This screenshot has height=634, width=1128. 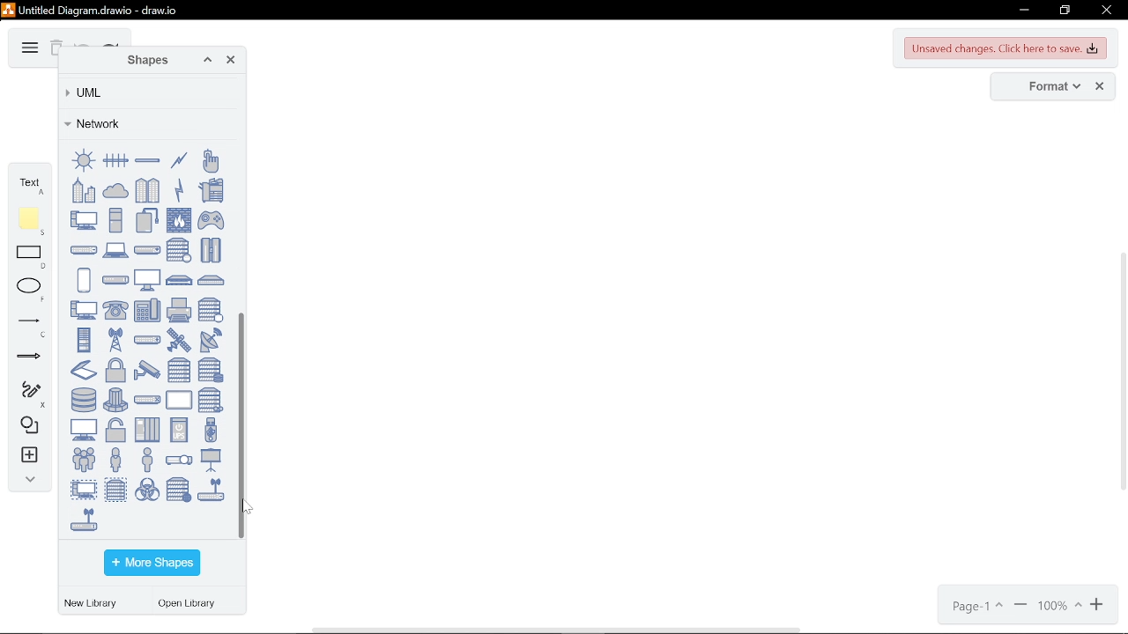 I want to click on collapse, so click(x=26, y=482).